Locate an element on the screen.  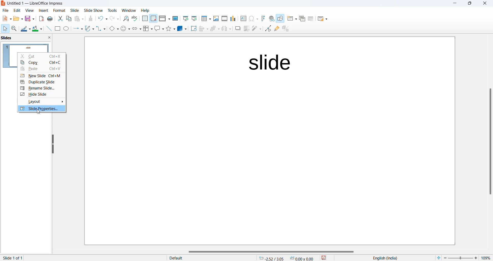
file name is located at coordinates (34, 4).